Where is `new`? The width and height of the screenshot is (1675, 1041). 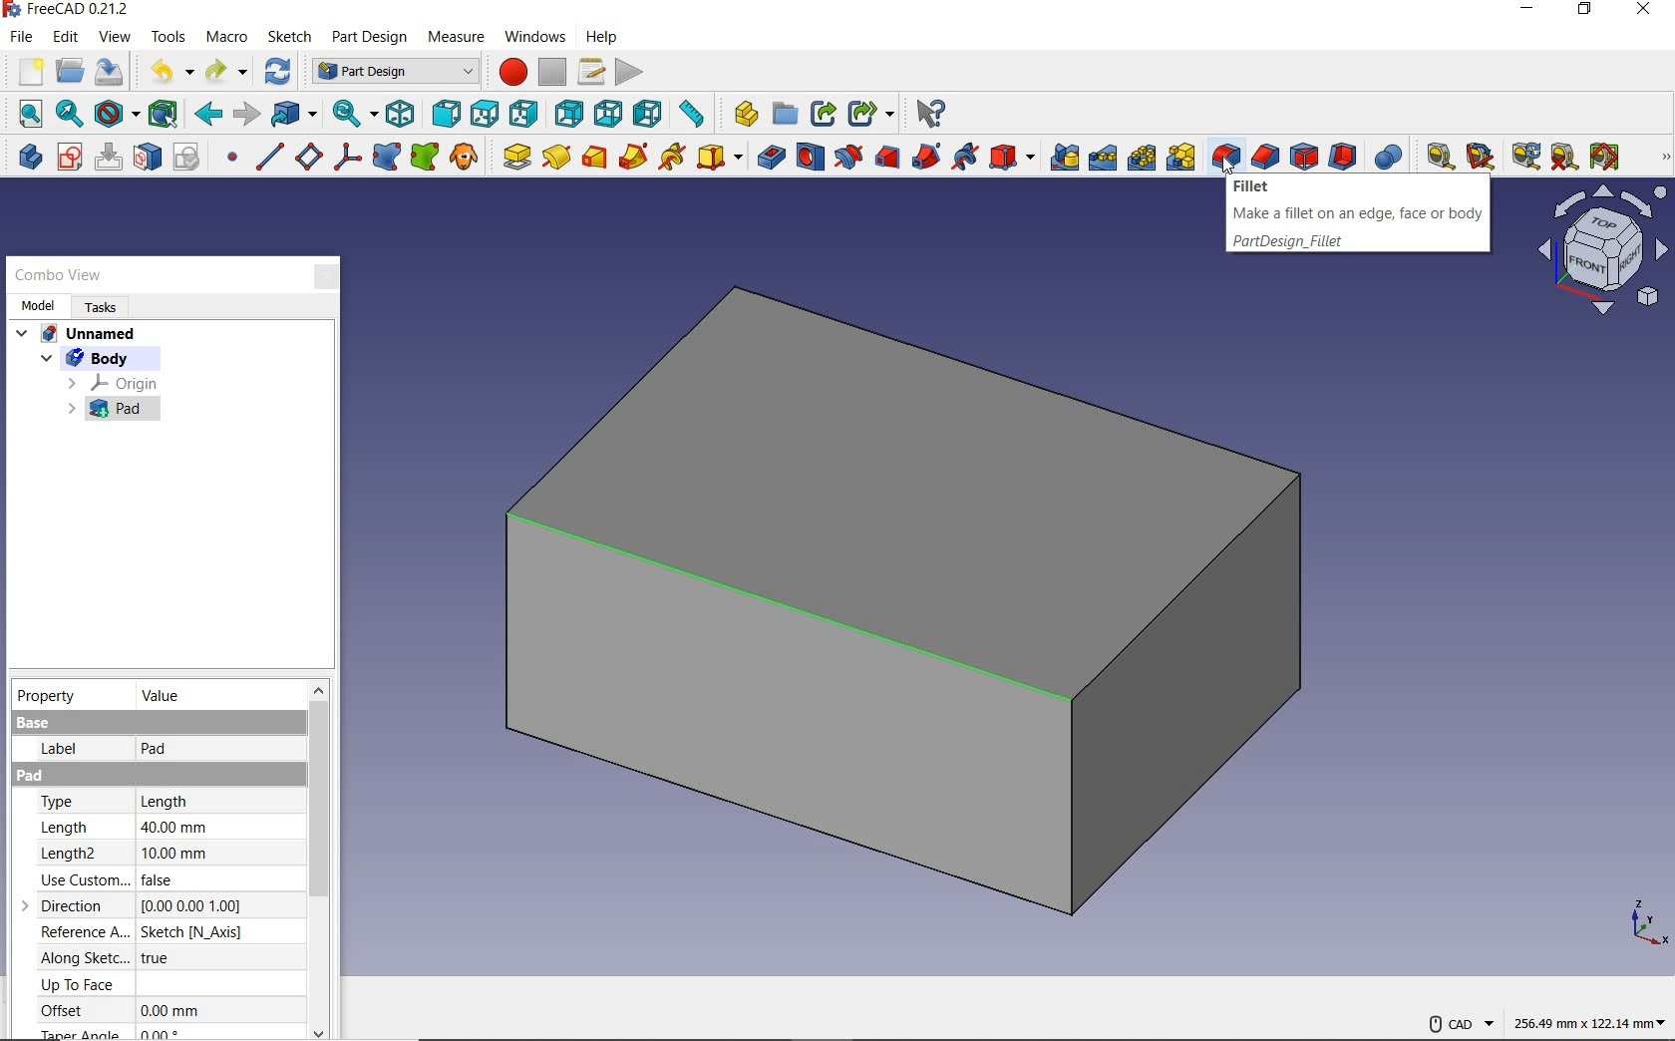 new is located at coordinates (25, 72).